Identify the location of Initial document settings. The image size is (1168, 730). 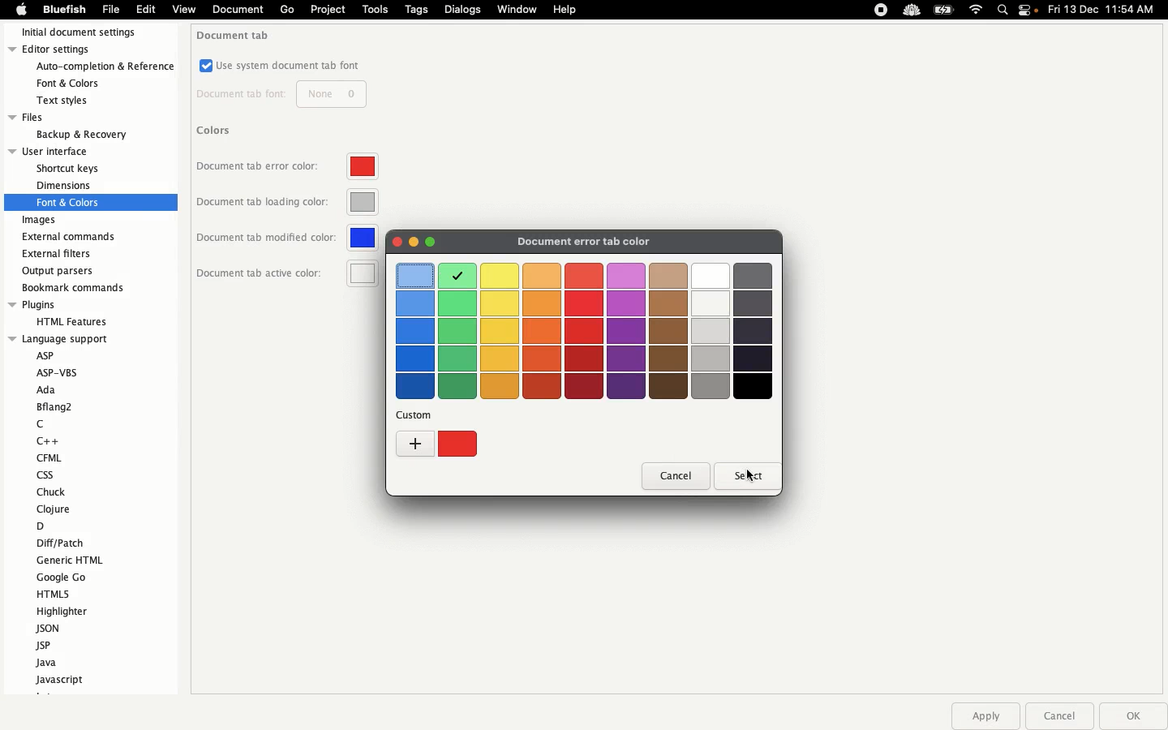
(86, 33).